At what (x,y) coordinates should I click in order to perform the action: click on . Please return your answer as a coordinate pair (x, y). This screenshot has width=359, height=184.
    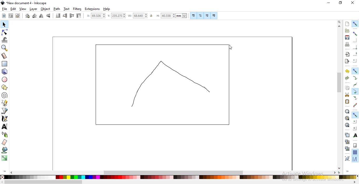
    Looking at the image, I should click on (194, 15).